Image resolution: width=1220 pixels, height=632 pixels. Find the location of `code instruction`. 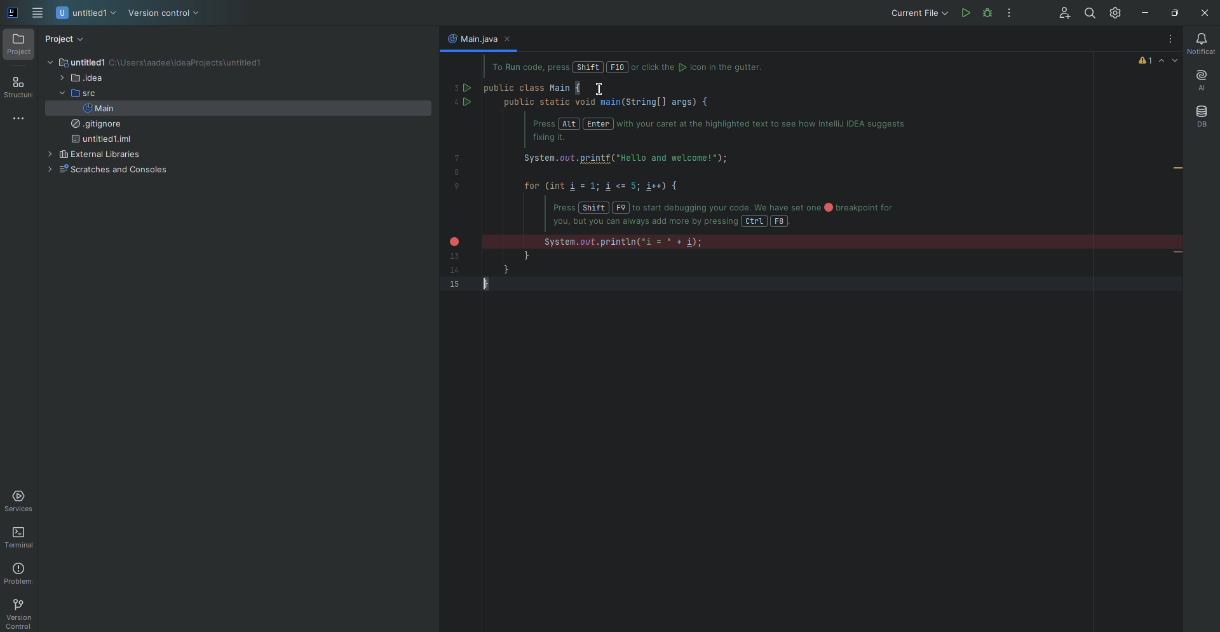

code instruction is located at coordinates (637, 68).